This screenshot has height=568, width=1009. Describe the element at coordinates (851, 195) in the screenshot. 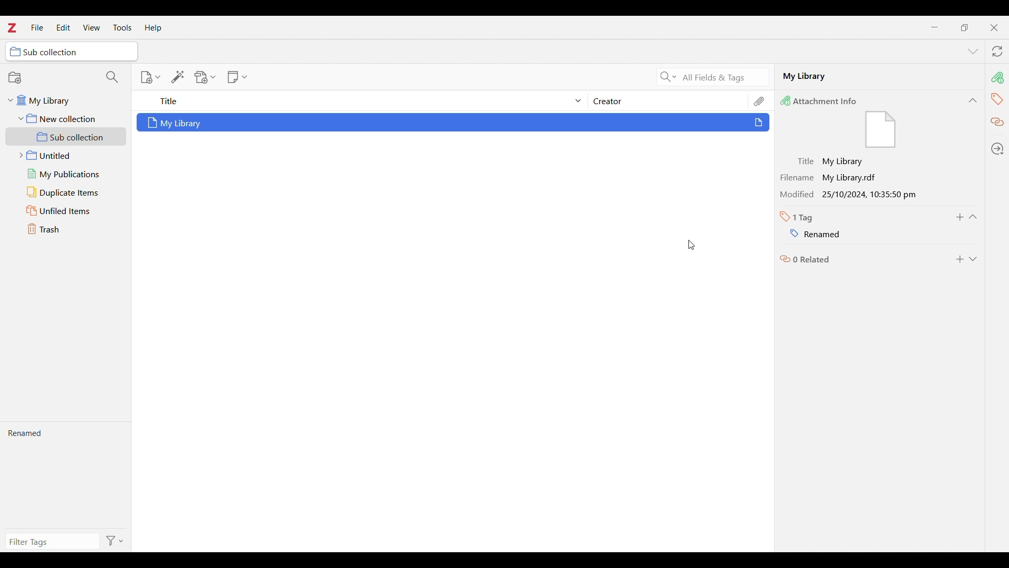

I see `Modified 25/10/2024, 10:35:50 pm` at that location.